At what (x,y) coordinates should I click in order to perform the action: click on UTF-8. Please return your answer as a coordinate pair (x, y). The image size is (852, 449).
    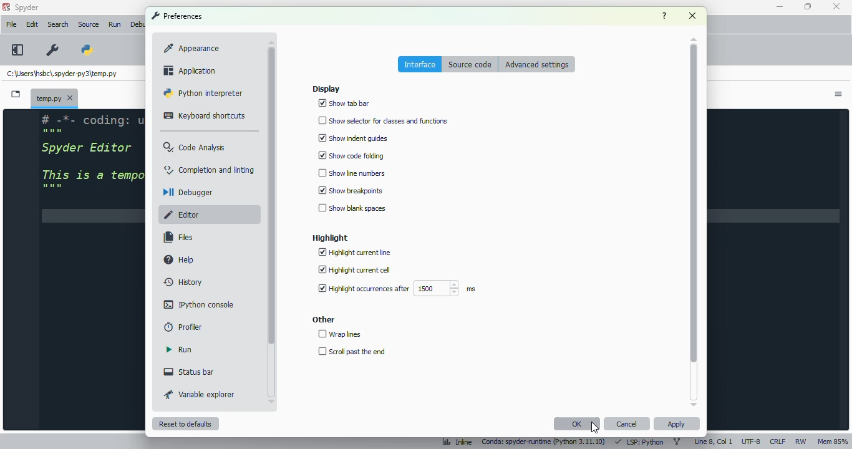
    Looking at the image, I should click on (752, 443).